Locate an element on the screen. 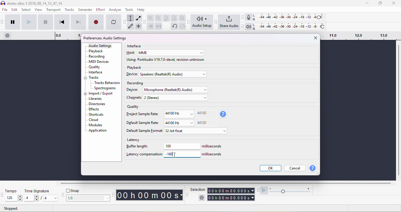  device is located at coordinates (132, 90).